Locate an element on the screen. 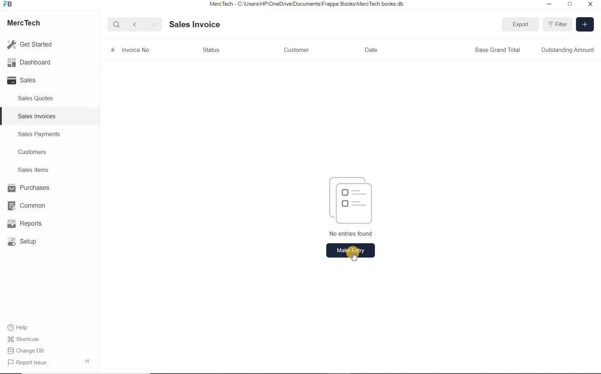  Report Issue is located at coordinates (29, 363).